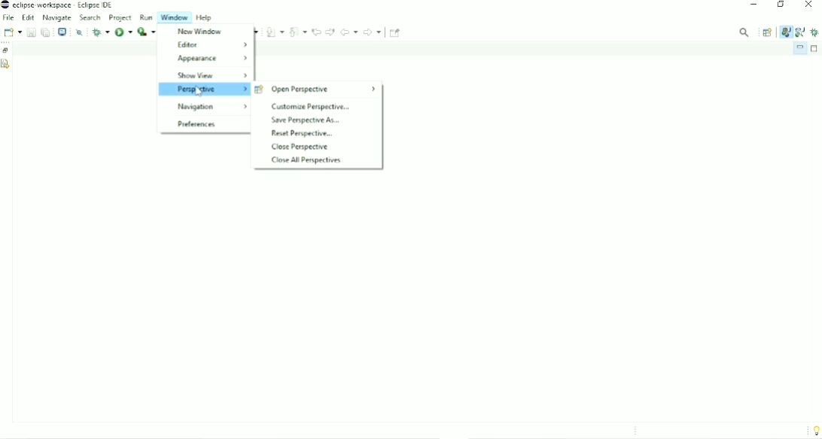 The width and height of the screenshot is (822, 439). I want to click on Reset Perspective, so click(300, 134).